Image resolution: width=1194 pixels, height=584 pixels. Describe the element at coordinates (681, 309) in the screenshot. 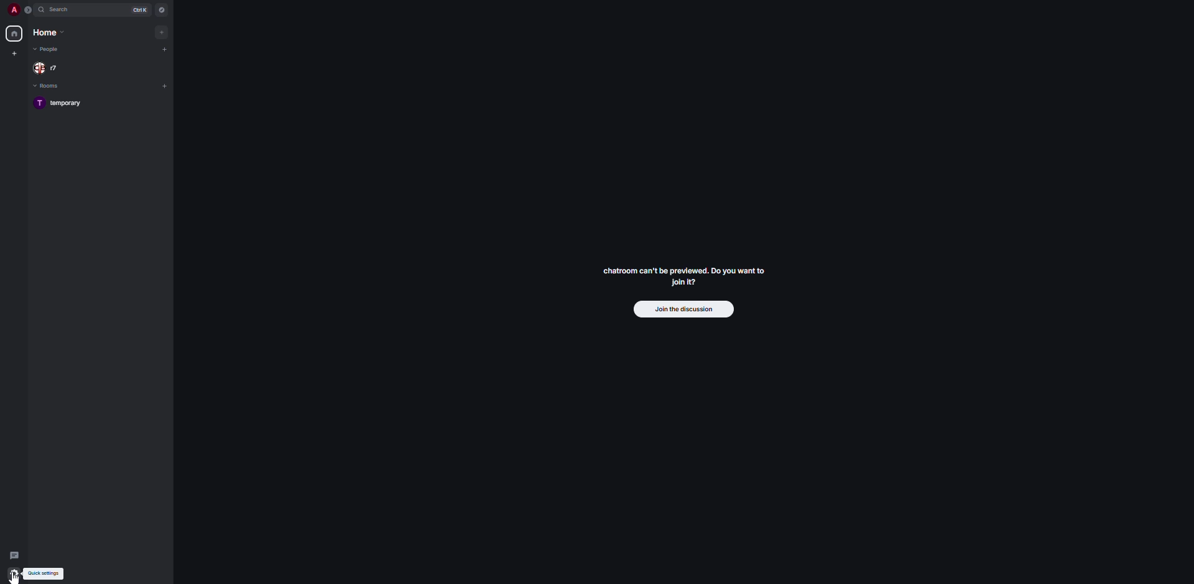

I see `join discussion` at that location.